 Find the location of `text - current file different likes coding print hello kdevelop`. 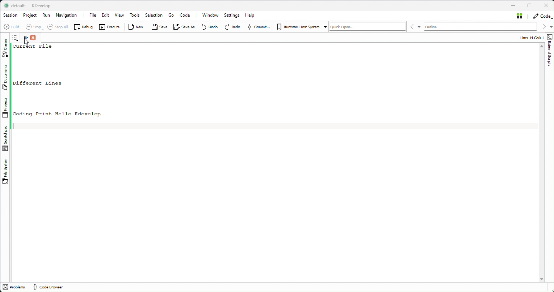

text - current file different likes coding print hello kdevelop is located at coordinates (62, 80).